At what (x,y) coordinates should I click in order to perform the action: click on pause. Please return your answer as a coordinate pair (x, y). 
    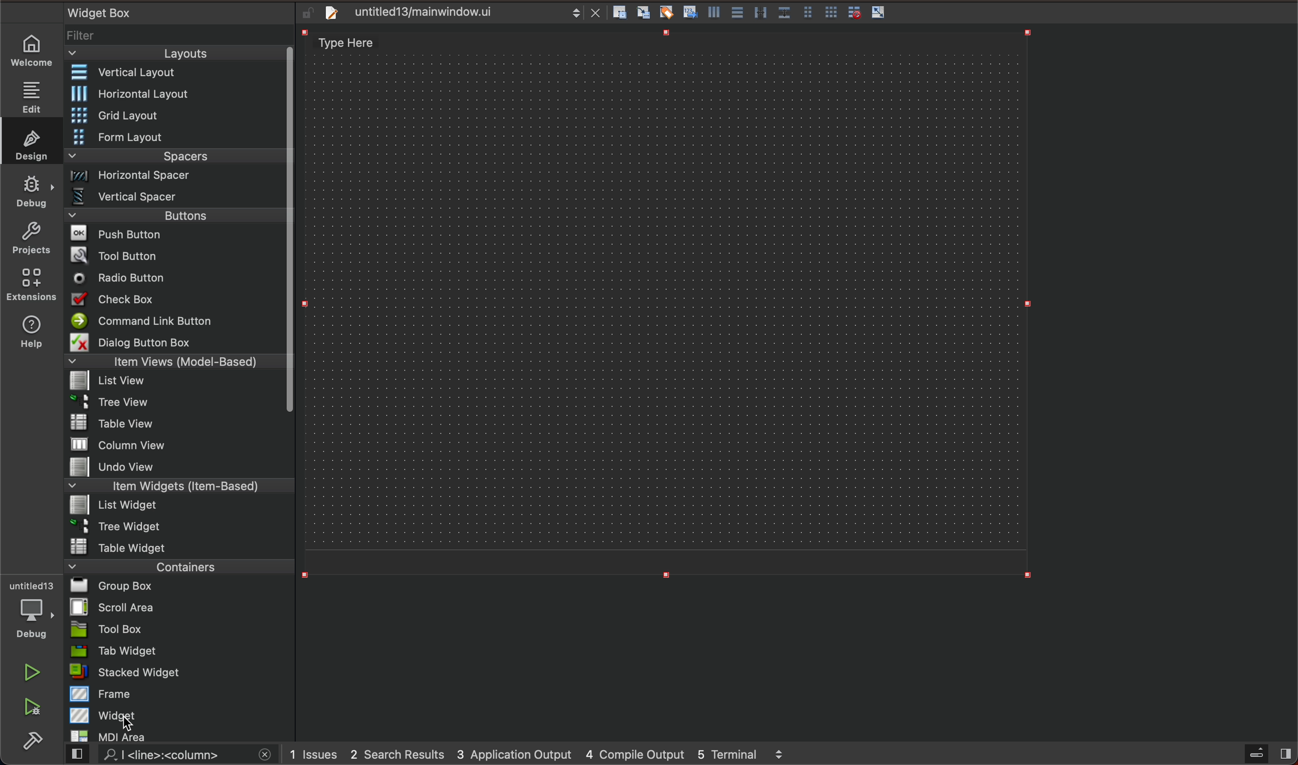
    Looking at the image, I should click on (32, 672).